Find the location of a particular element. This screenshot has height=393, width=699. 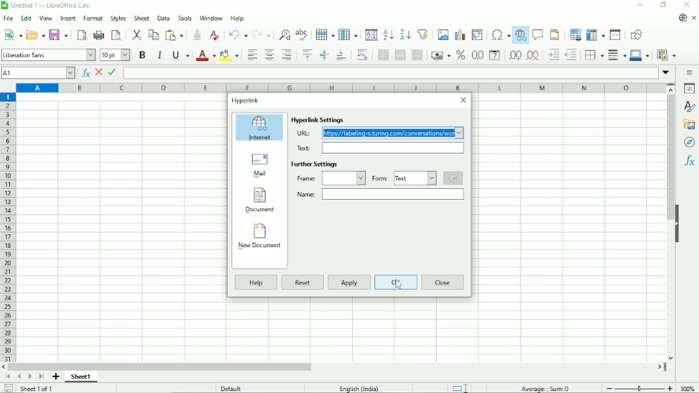

Merge cells is located at coordinates (401, 55).